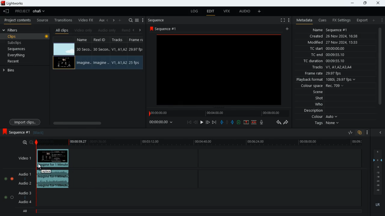  I want to click on clips, so click(26, 37).